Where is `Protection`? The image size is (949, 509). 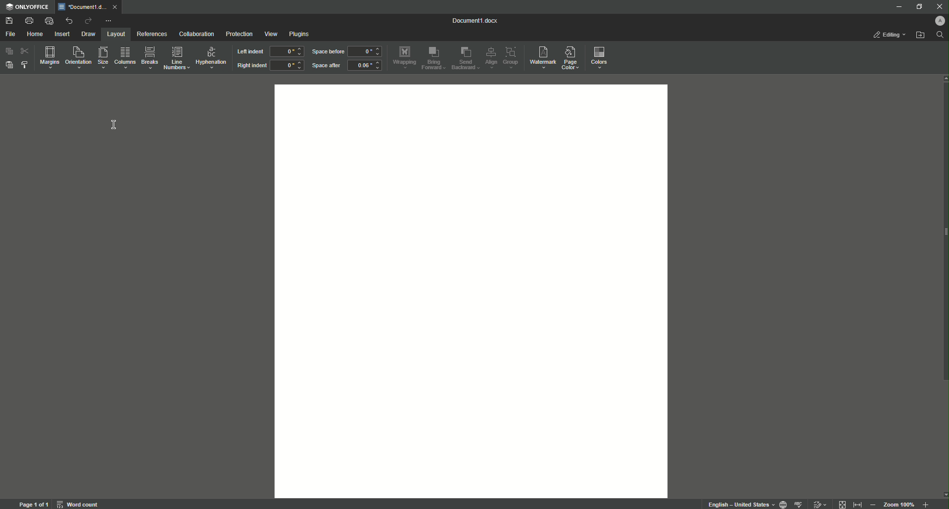
Protection is located at coordinates (237, 34).